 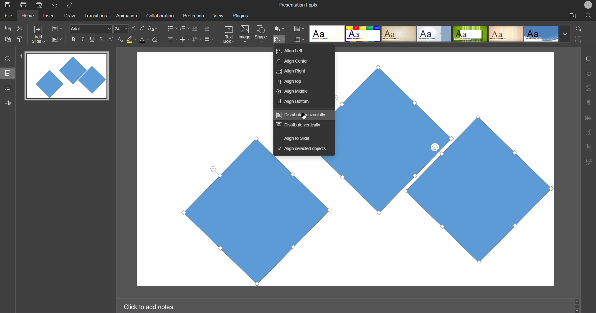 What do you see at coordinates (65, 77) in the screenshot?
I see `slide 1` at bounding box center [65, 77].